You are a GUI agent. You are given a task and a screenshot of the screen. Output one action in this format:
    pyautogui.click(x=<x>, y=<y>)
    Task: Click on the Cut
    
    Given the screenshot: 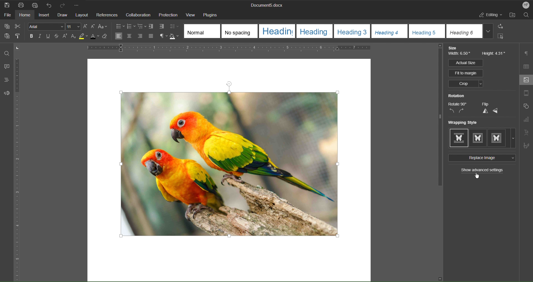 What is the action you would take?
    pyautogui.click(x=19, y=26)
    